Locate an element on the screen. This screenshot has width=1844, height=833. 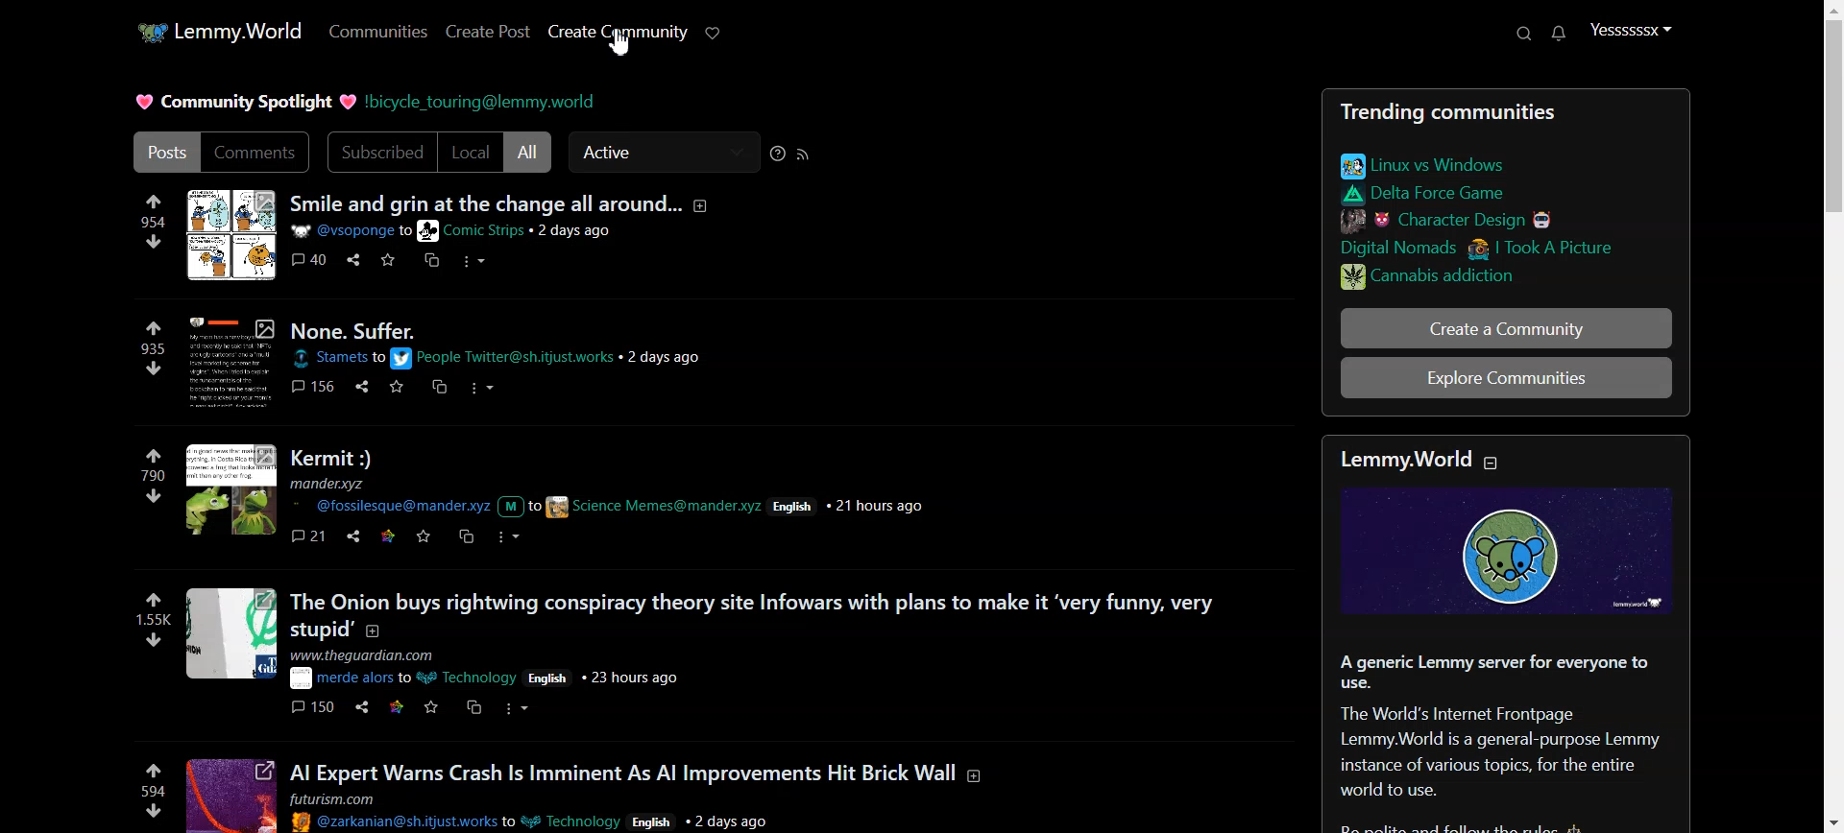
Support Lemmy is located at coordinates (715, 32).